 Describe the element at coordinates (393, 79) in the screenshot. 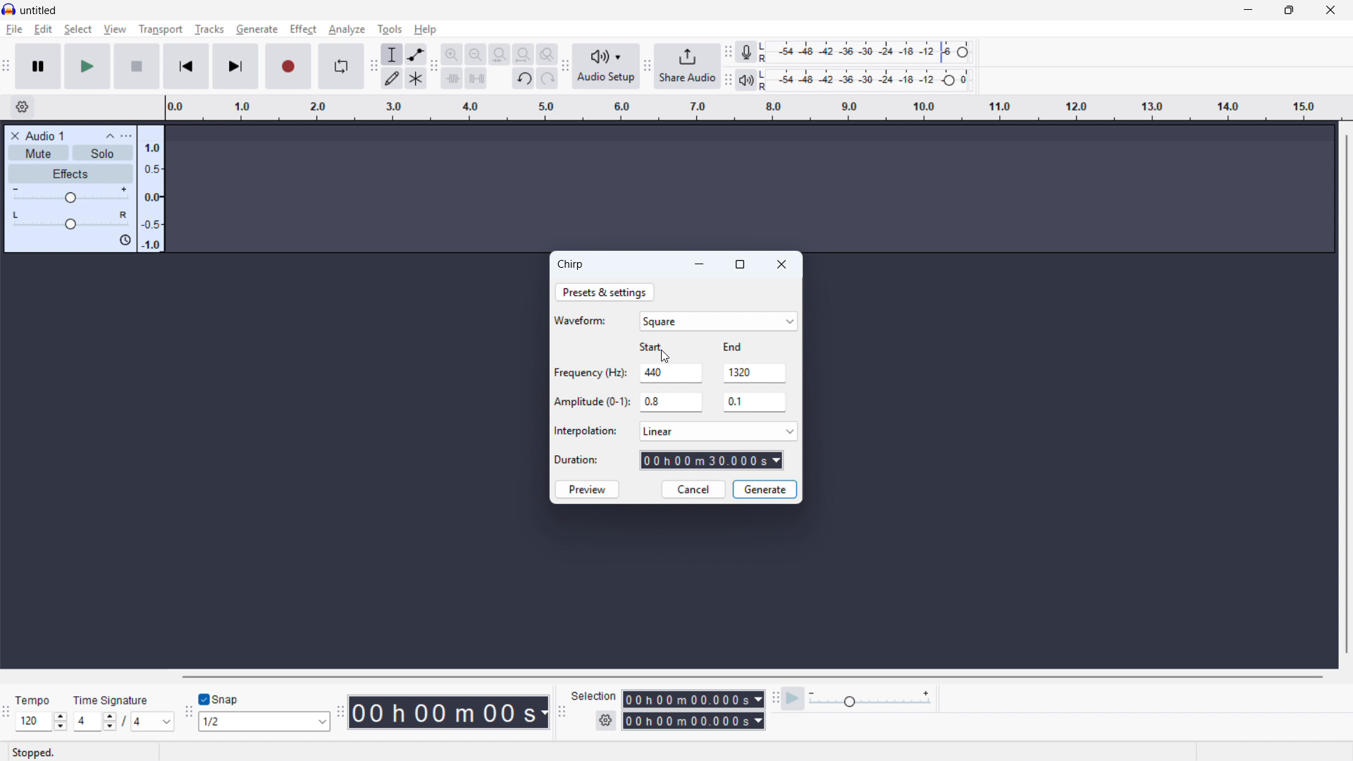

I see `Draw tool ` at that location.